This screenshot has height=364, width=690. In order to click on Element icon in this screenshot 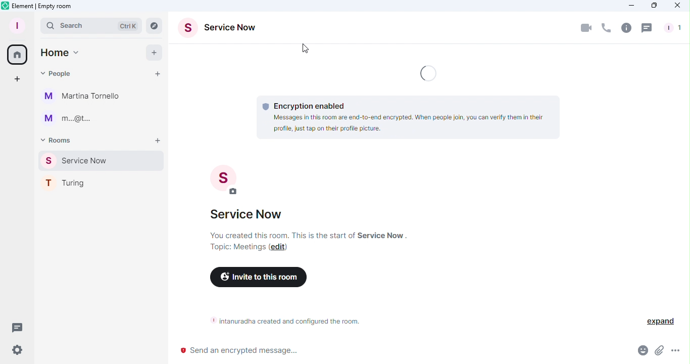, I will do `click(37, 6)`.